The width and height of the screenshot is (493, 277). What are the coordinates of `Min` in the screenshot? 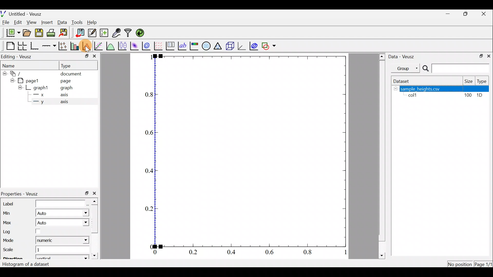 It's located at (9, 213).